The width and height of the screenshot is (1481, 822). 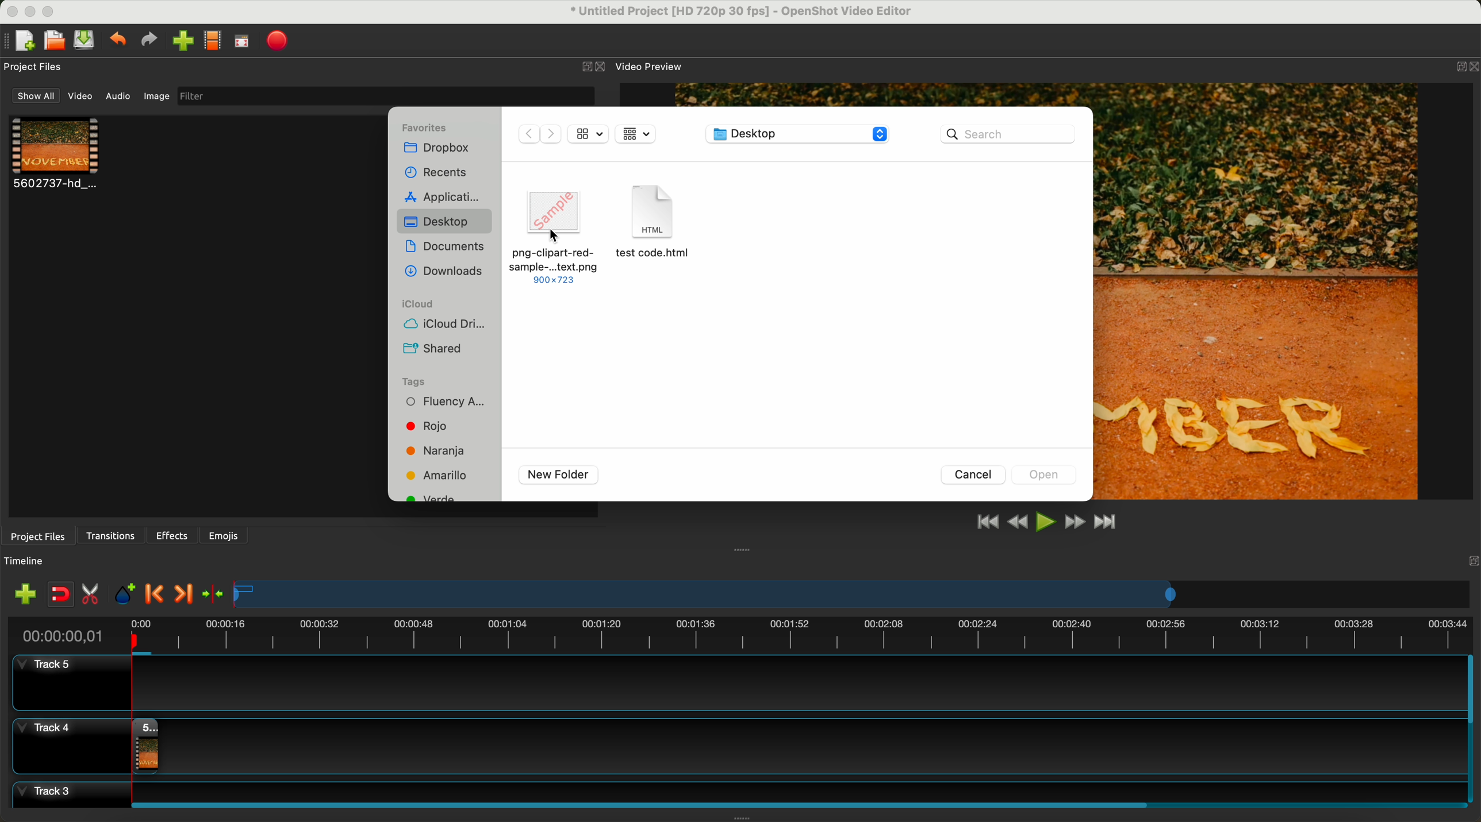 I want to click on center the timeline on the playhead, so click(x=212, y=593).